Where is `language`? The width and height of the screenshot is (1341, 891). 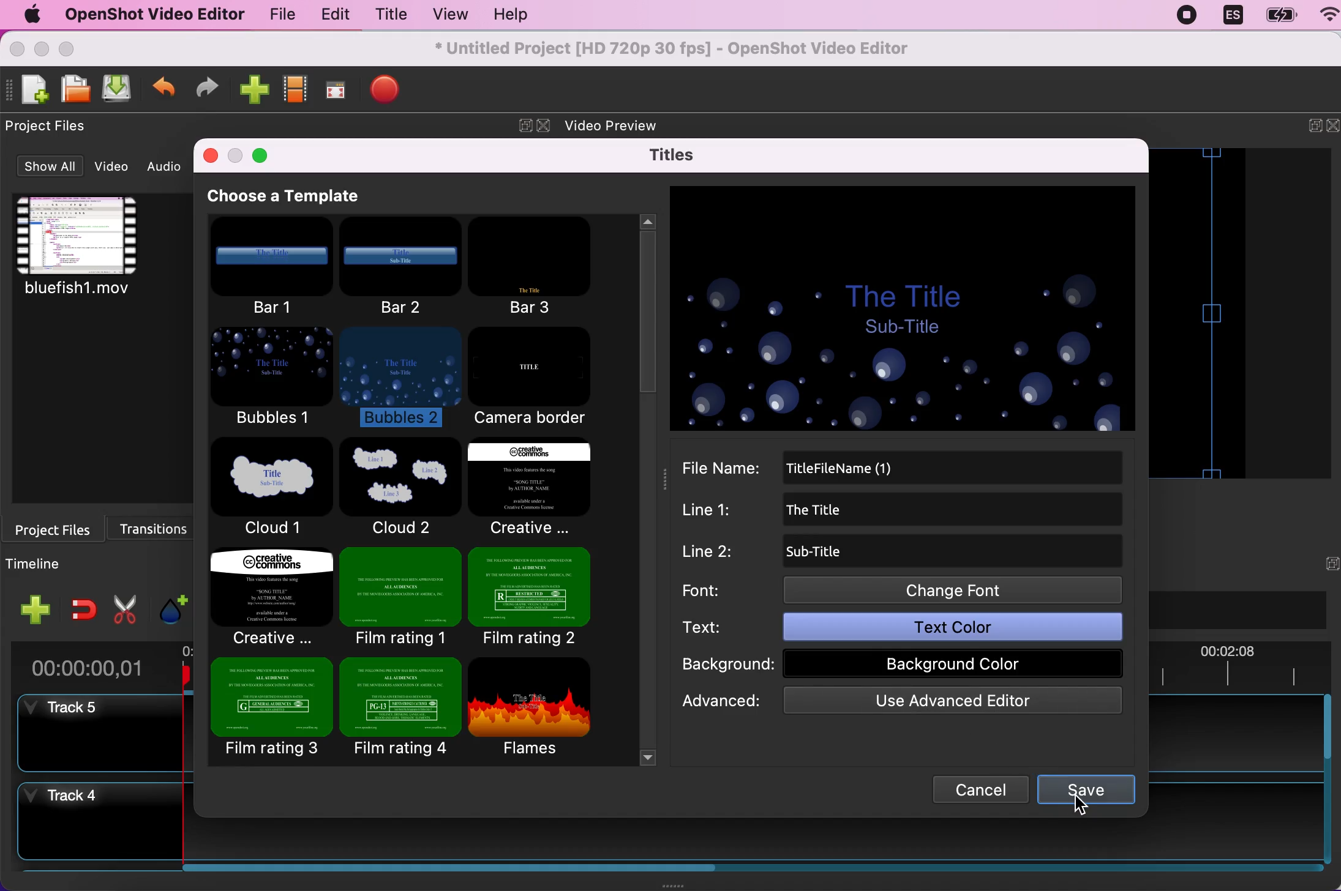
language is located at coordinates (1231, 16).